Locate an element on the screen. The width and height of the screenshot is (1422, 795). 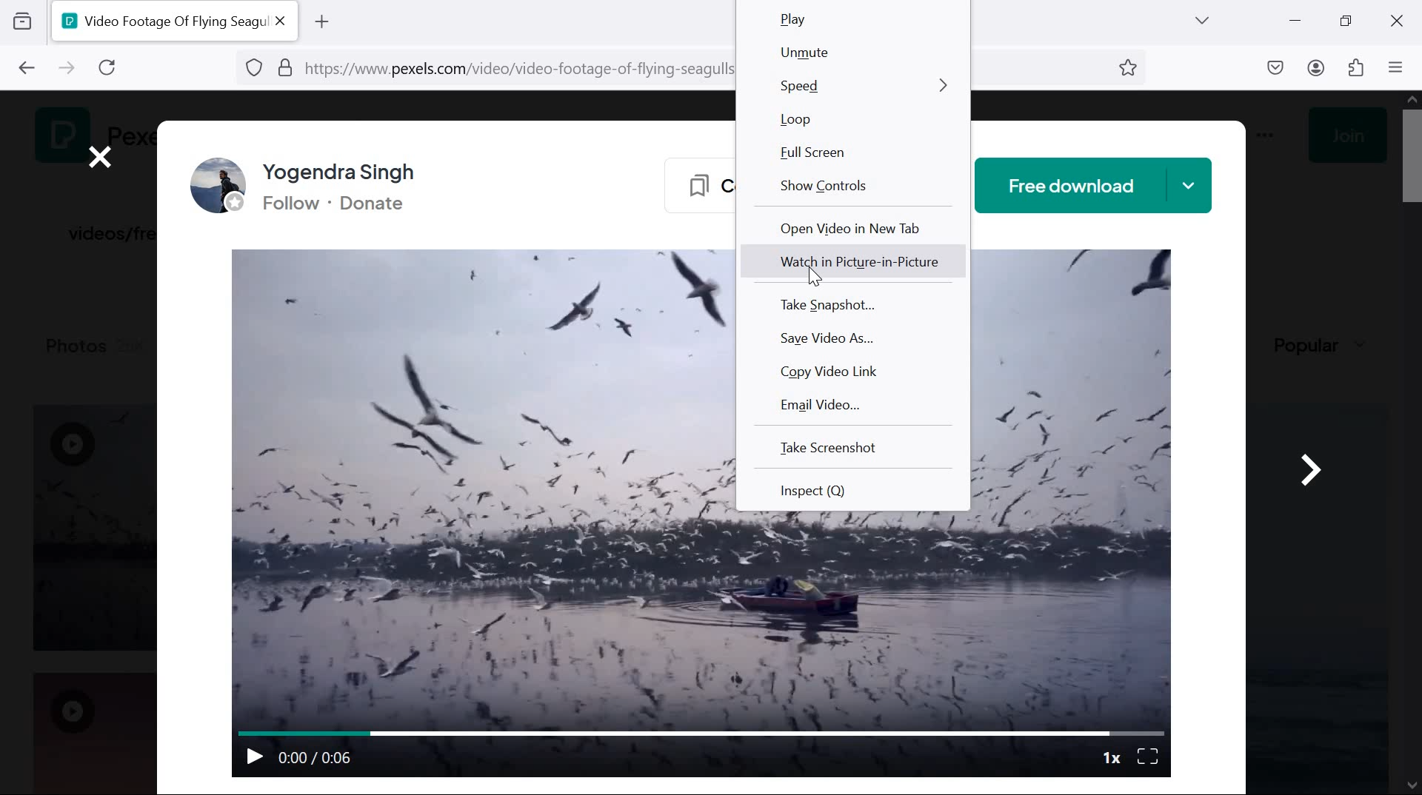
Take screenshot is located at coordinates (830, 447).